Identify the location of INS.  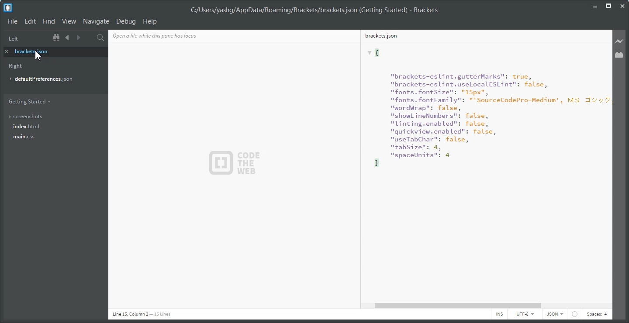
(499, 315).